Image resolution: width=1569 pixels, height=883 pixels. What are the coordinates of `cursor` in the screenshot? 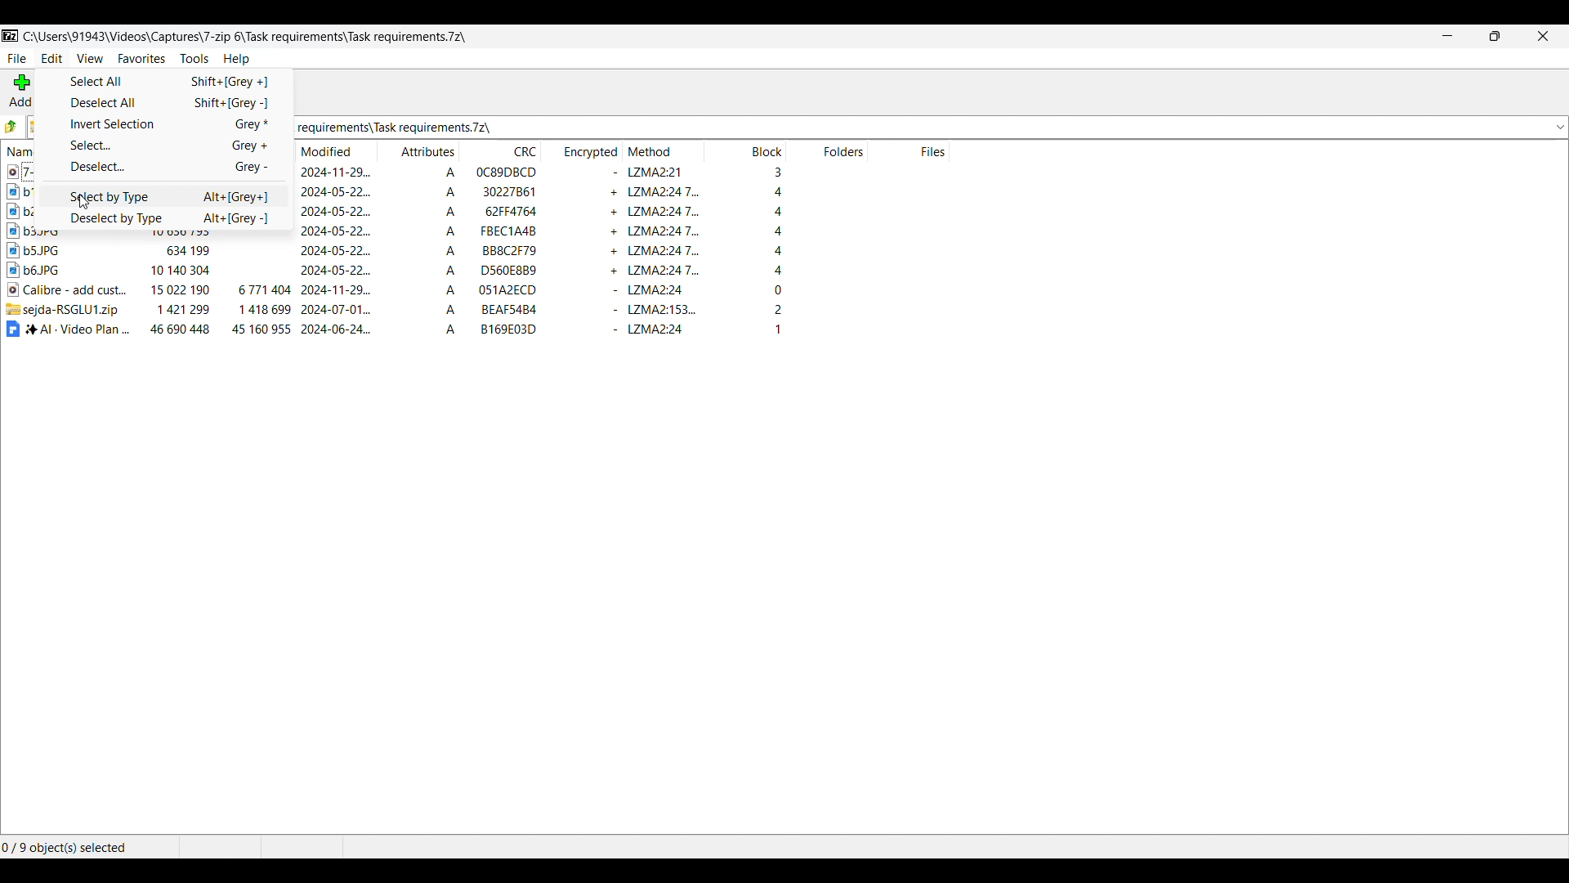 It's located at (87, 203).